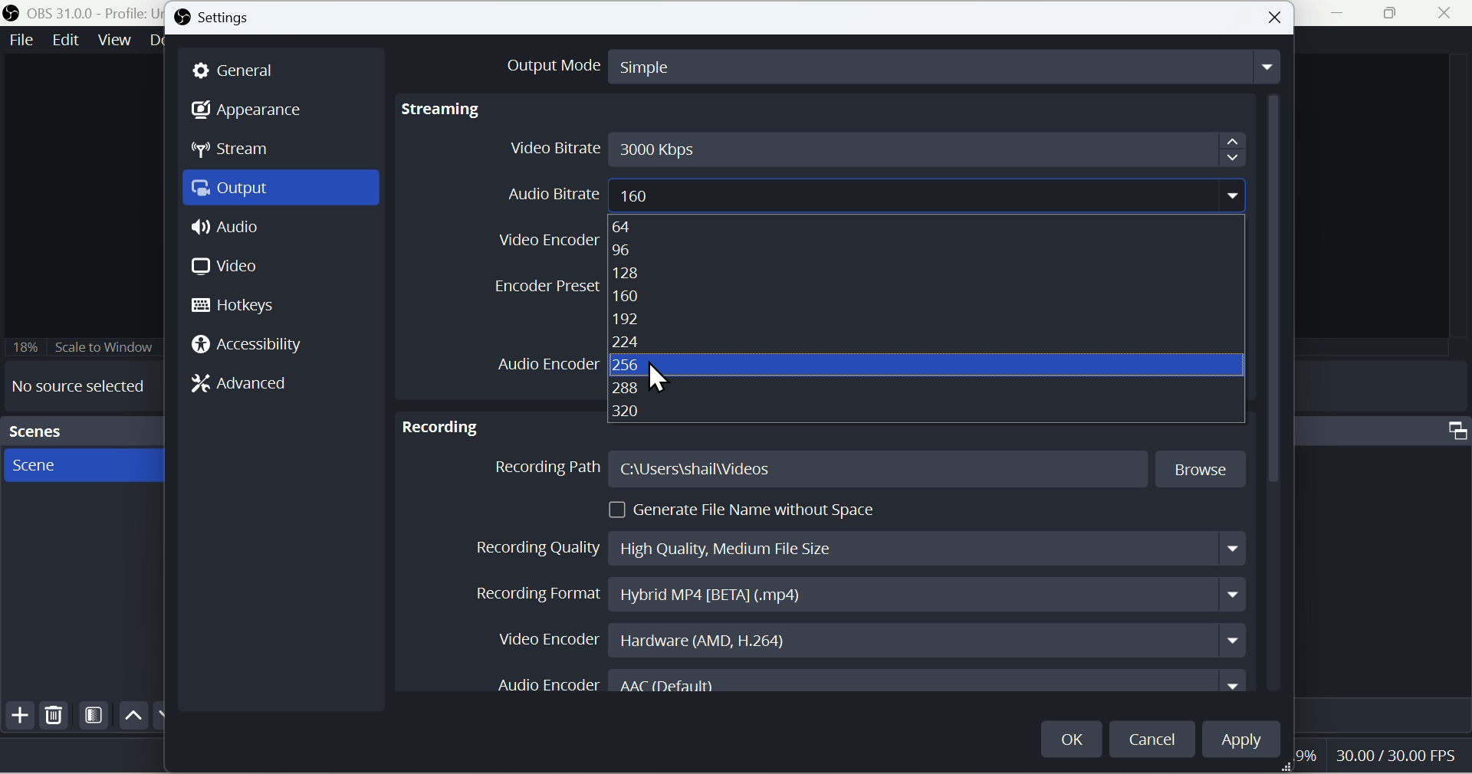 The height and width of the screenshot is (774, 1472). I want to click on General, so click(244, 70).